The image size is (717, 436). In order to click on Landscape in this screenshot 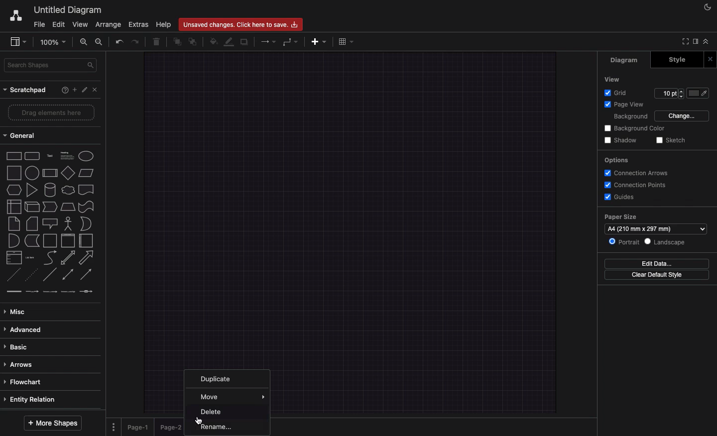, I will do `click(668, 242)`.